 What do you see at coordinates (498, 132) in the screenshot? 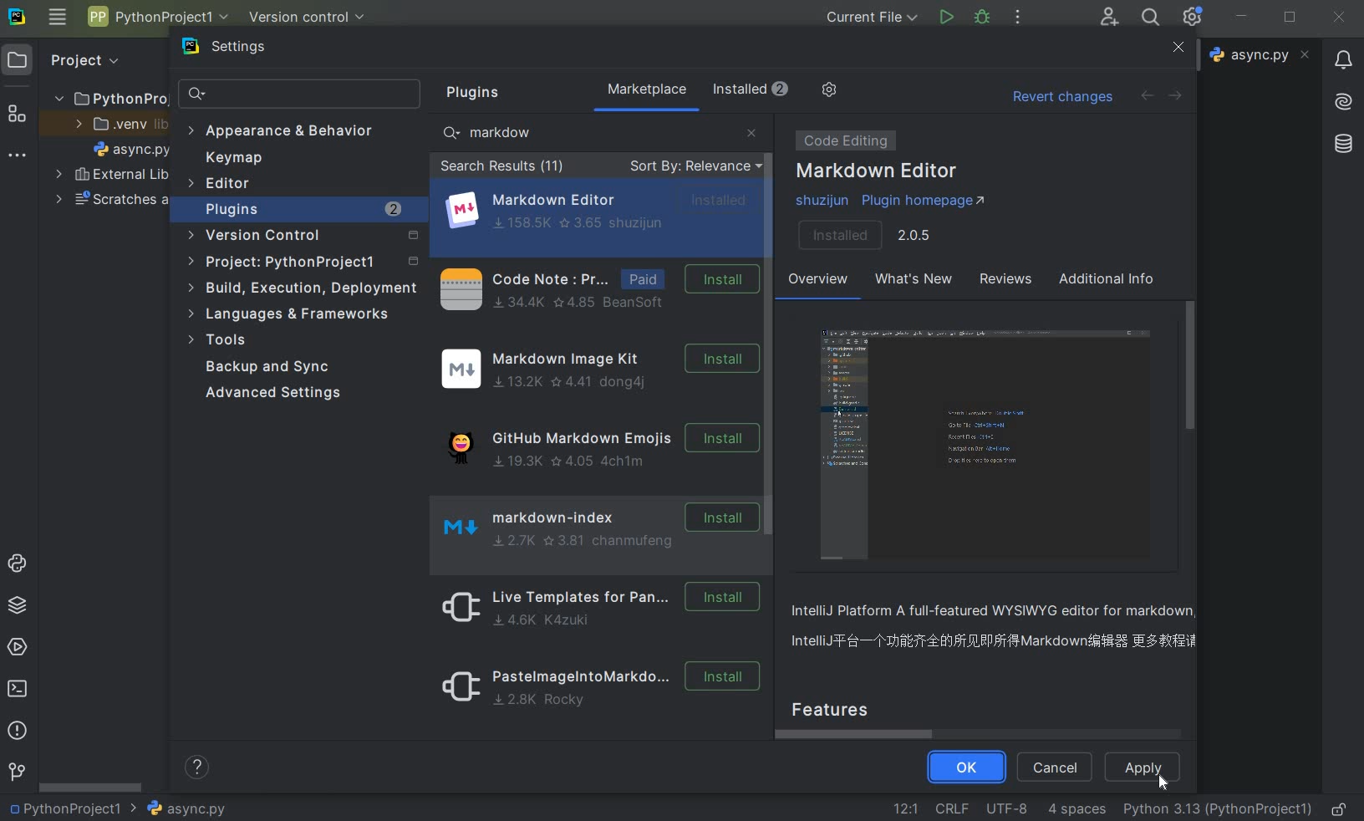
I see `markdown` at bounding box center [498, 132].